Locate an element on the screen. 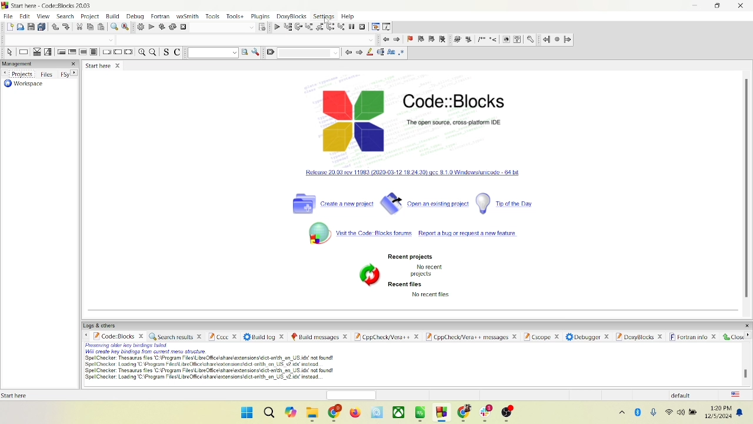 This screenshot has height=424, width=753. blank space is located at coordinates (246, 39).